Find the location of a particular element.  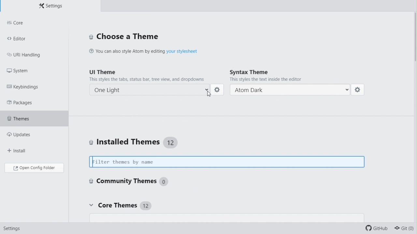

Packages is located at coordinates (22, 103).